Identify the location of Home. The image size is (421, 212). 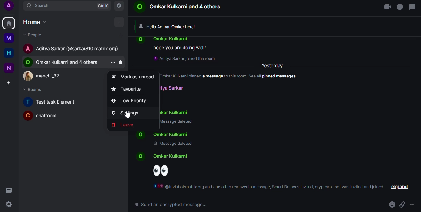
(35, 22).